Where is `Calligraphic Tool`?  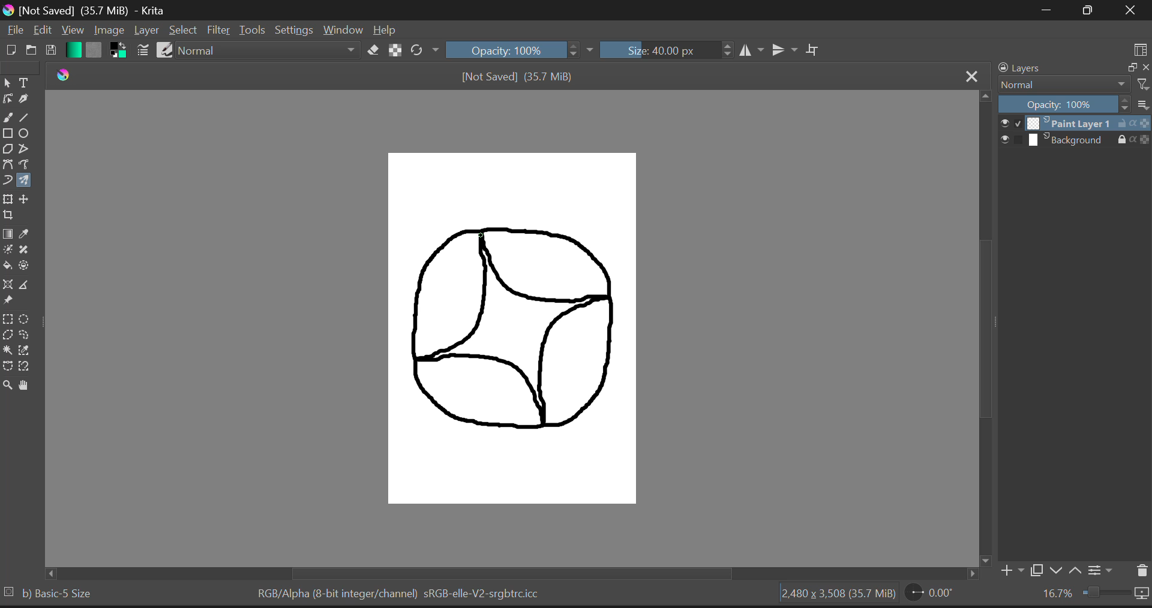 Calligraphic Tool is located at coordinates (26, 98).